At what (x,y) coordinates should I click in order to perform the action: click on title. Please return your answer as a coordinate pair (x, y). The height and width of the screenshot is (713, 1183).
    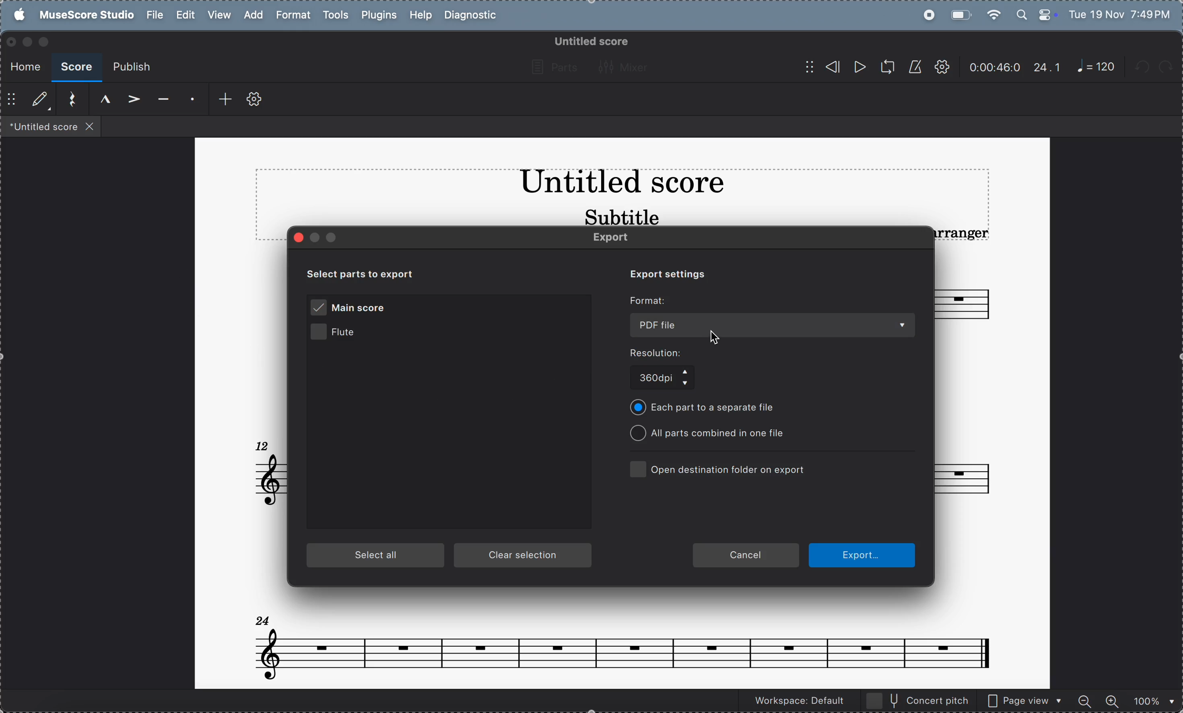
    Looking at the image, I should click on (621, 184).